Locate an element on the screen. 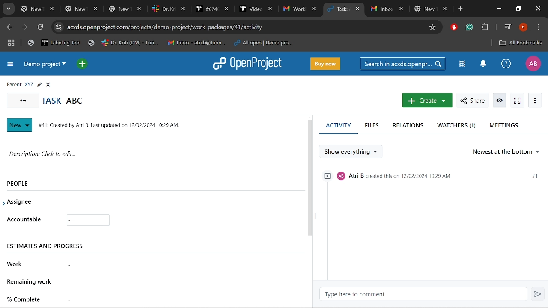 This screenshot has height=308, width=548. Watchers is located at coordinates (456, 126).